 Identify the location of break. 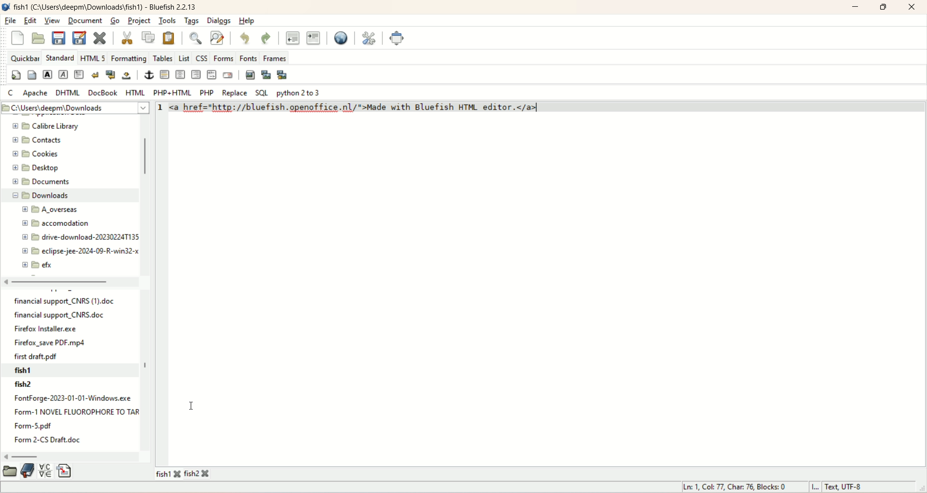
(96, 76).